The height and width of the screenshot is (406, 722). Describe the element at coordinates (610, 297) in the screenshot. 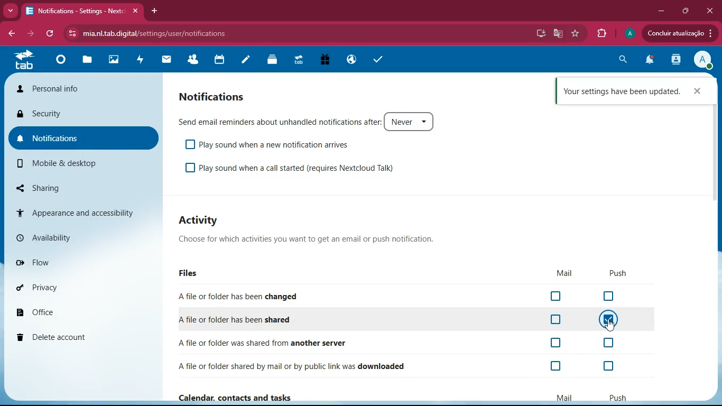

I see `off` at that location.